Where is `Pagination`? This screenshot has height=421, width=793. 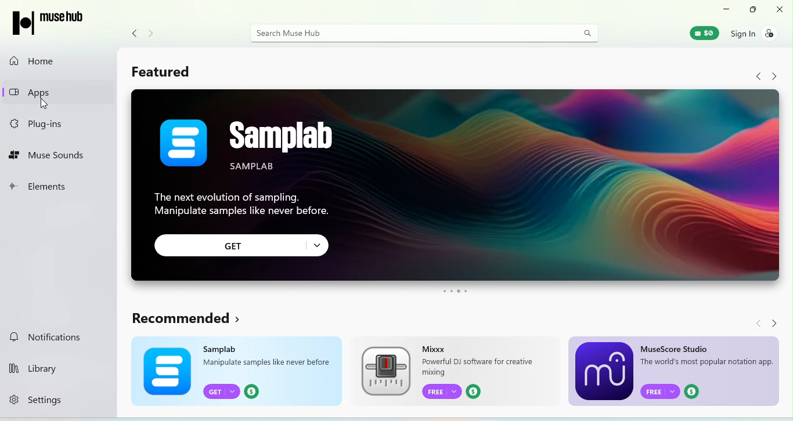
Pagination is located at coordinates (454, 291).